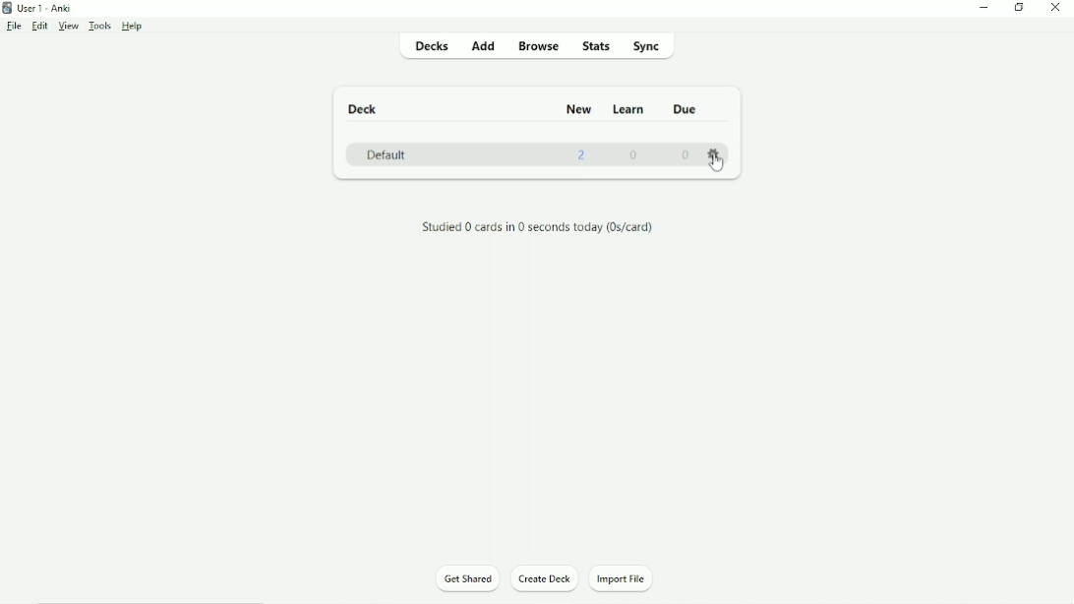  I want to click on Stats, so click(595, 46).